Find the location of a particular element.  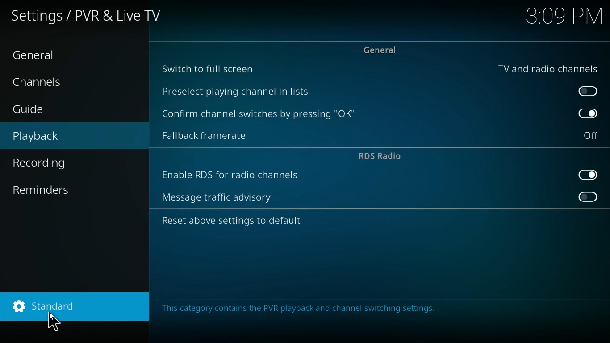

tv and radio channels is located at coordinates (545, 67).